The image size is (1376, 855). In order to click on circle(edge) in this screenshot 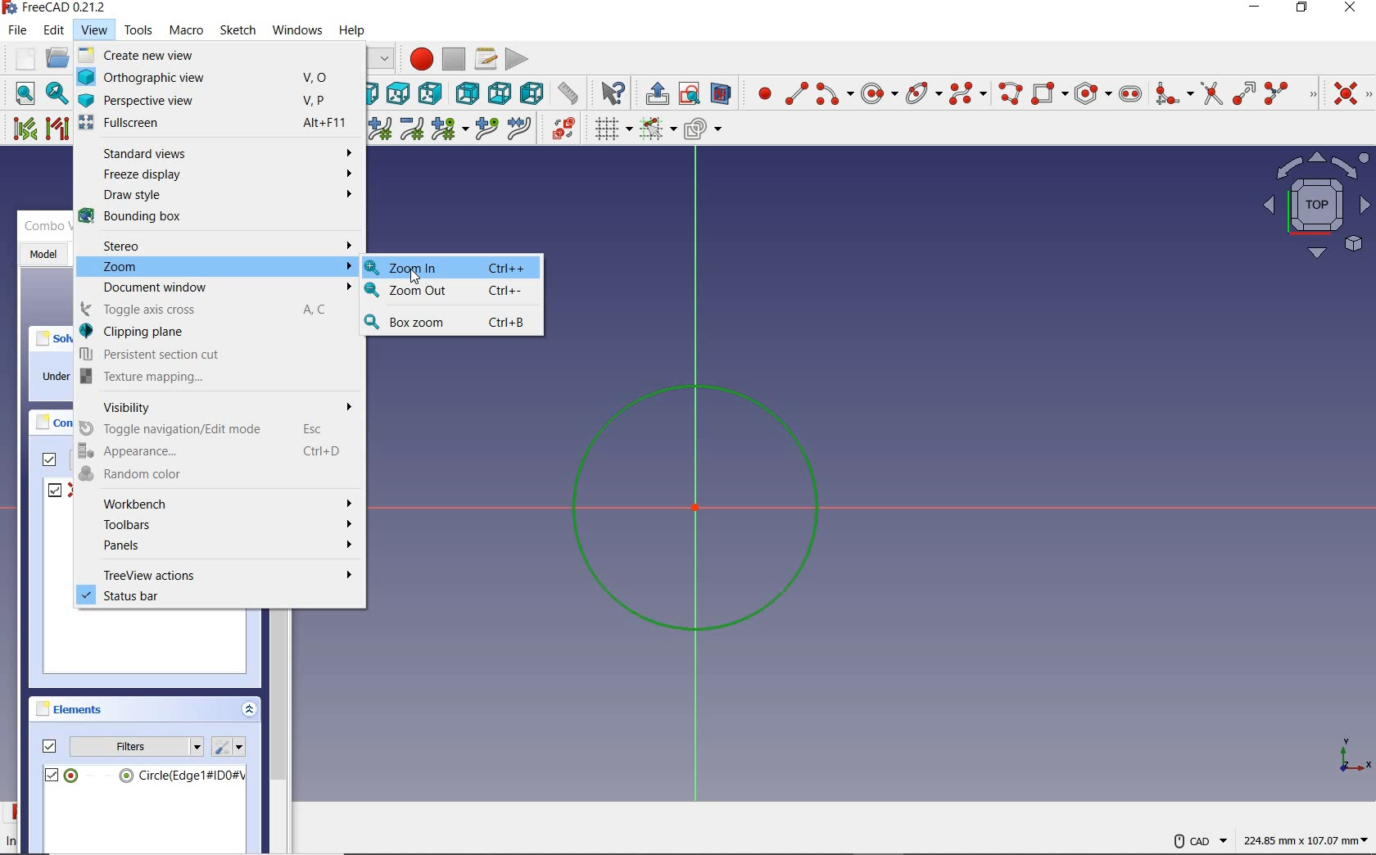, I will do `click(143, 774)`.